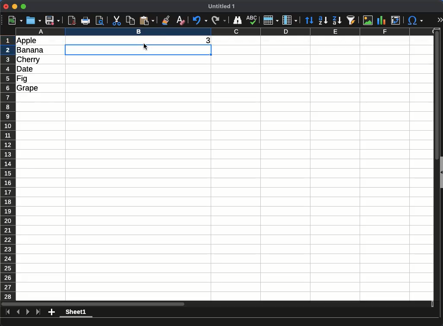 This screenshot has height=326, width=443. I want to click on next sheet, so click(28, 312).